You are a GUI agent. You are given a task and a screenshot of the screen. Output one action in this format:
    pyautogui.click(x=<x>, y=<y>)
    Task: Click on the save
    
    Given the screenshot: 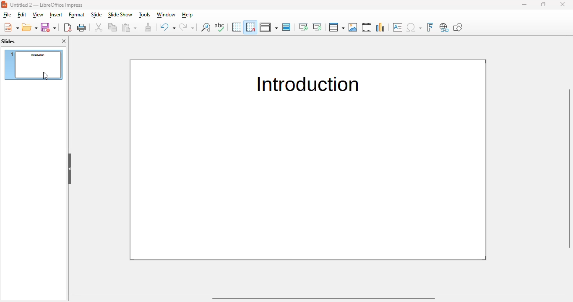 What is the action you would take?
    pyautogui.click(x=48, y=27)
    